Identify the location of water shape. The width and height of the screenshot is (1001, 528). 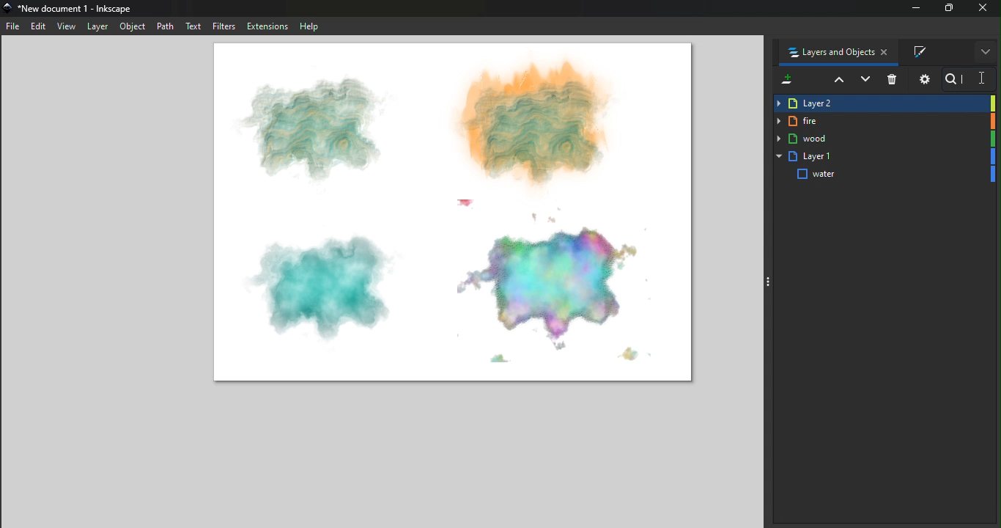
(885, 175).